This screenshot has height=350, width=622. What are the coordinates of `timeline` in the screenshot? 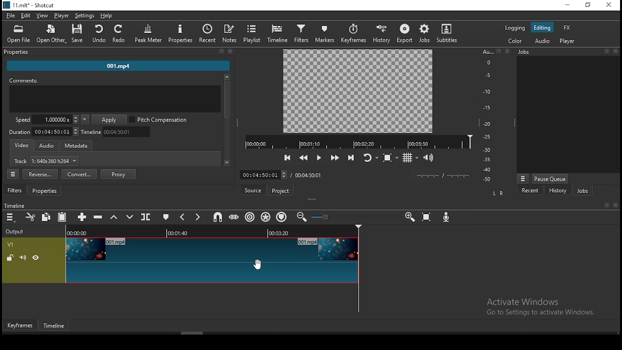 It's located at (56, 325).